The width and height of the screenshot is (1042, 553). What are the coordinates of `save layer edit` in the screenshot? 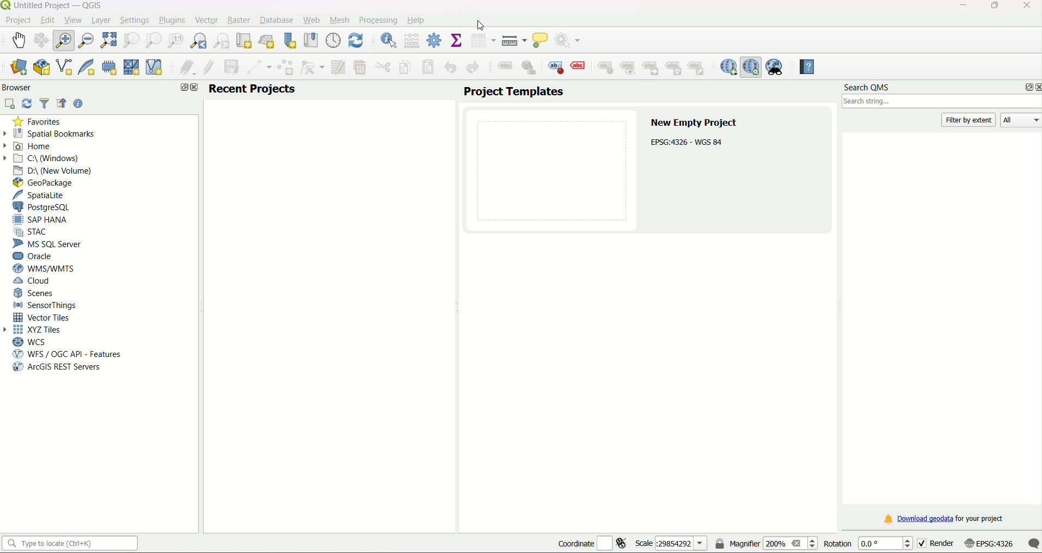 It's located at (232, 67).